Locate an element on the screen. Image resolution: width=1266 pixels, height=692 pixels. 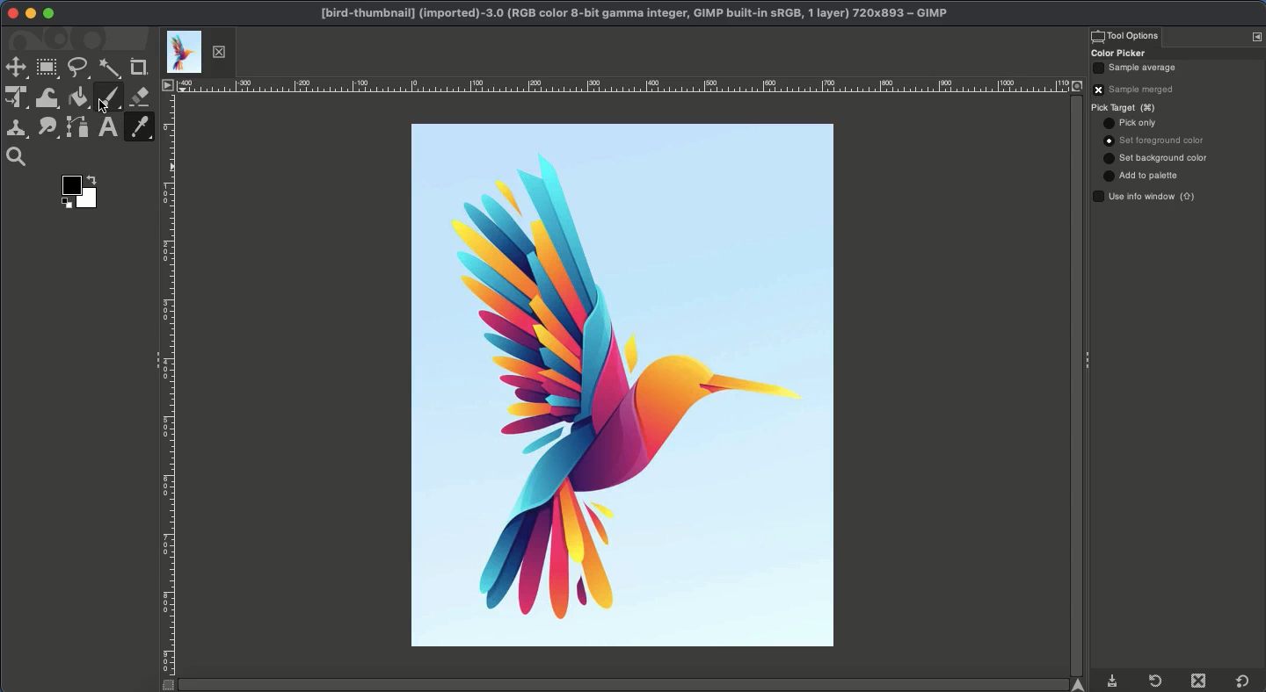
Paintbrush is located at coordinates (108, 97).